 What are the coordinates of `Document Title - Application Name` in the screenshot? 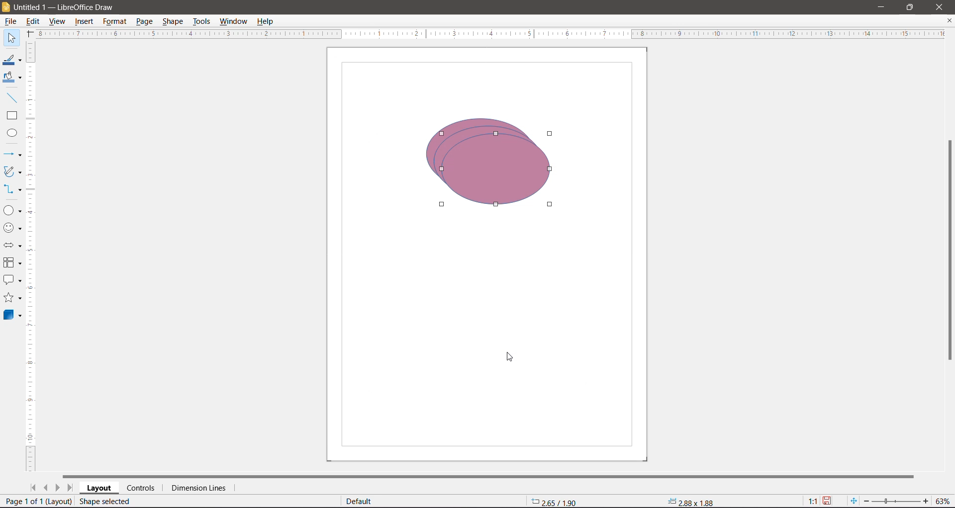 It's located at (75, 6).